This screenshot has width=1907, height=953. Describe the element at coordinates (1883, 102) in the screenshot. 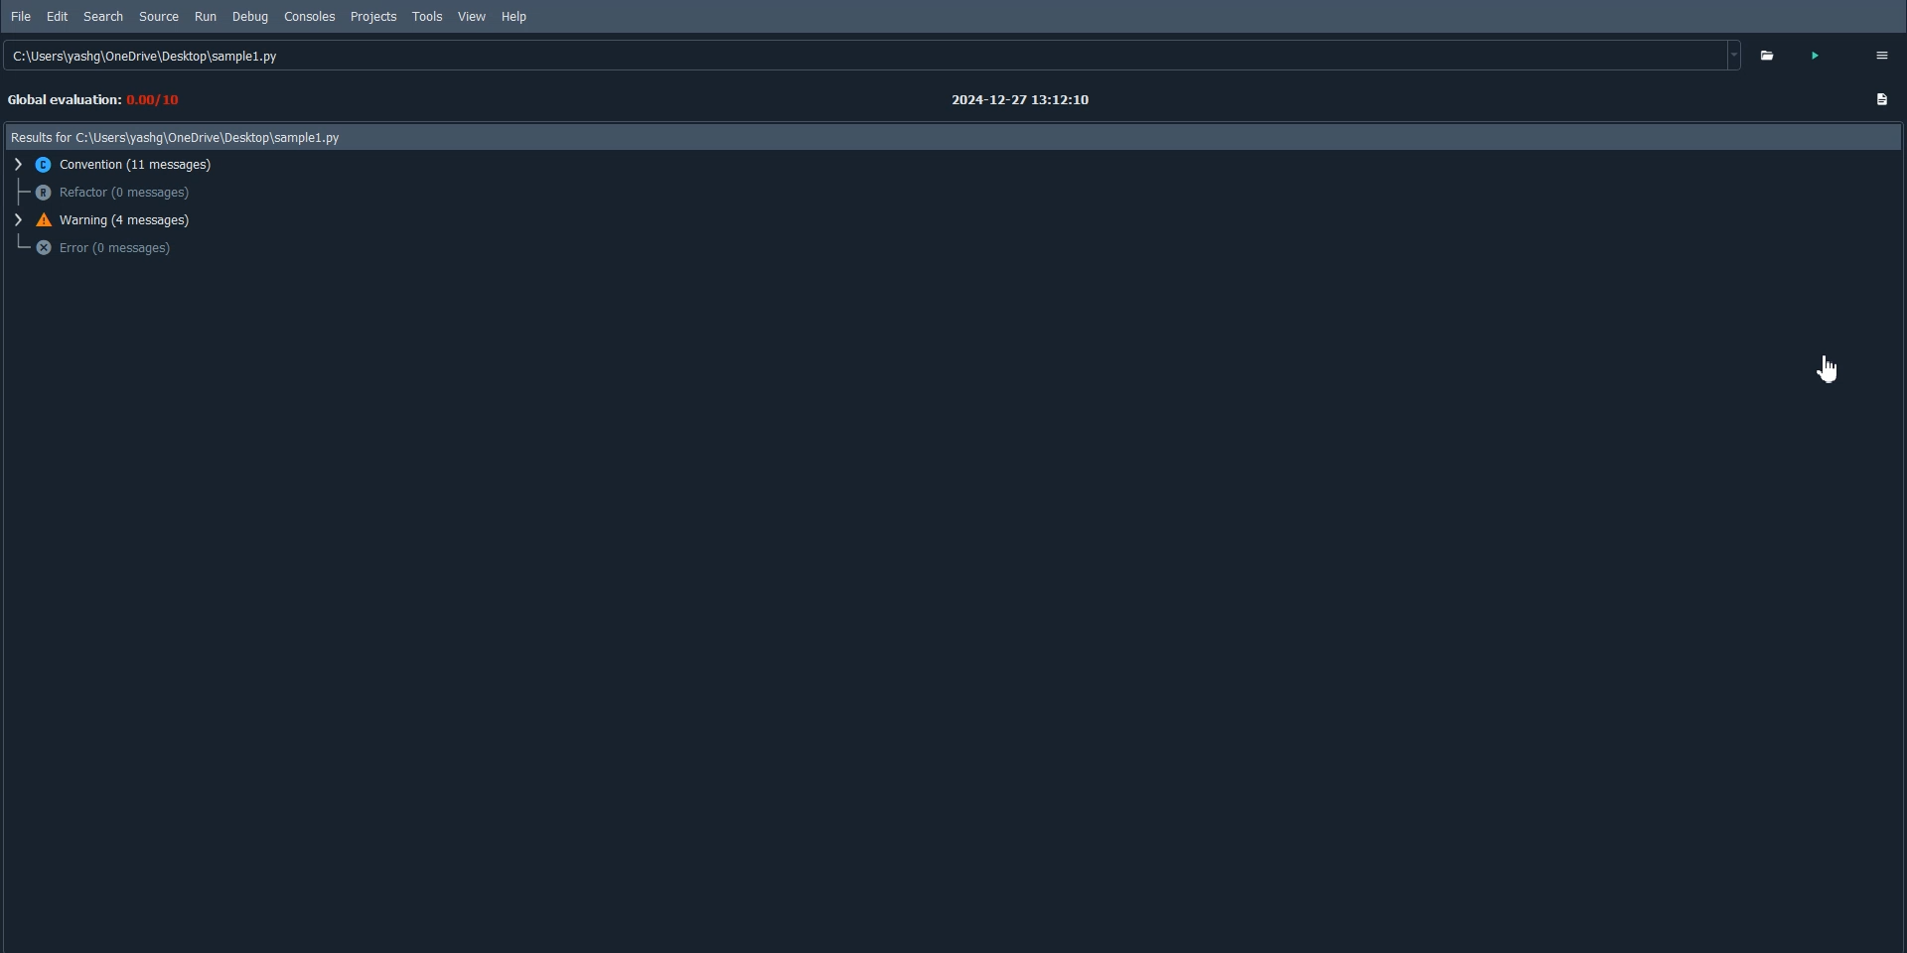

I see `Complete Output` at that location.